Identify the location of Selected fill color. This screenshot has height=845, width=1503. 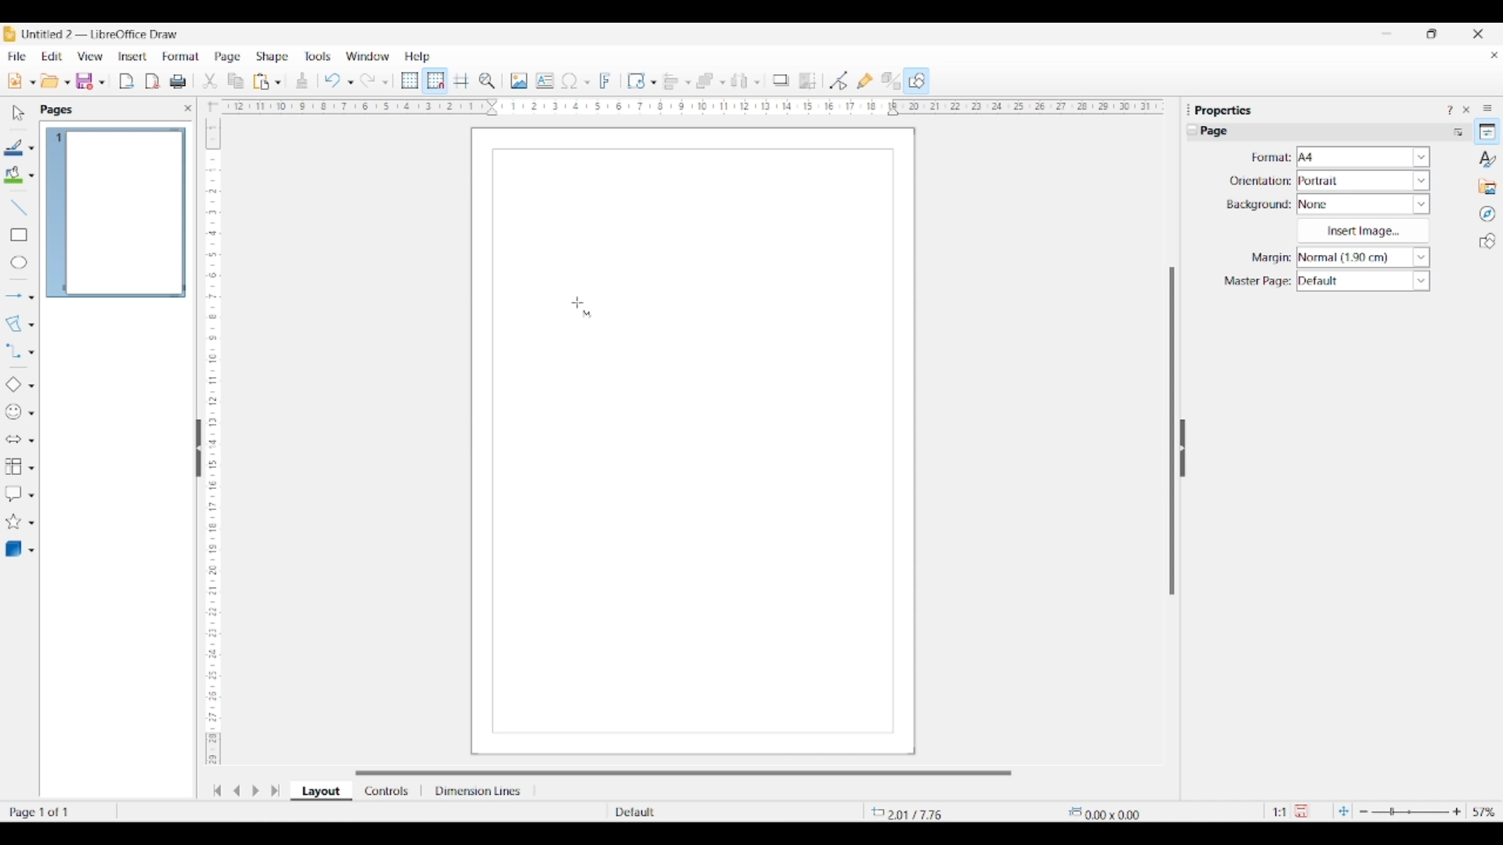
(13, 174).